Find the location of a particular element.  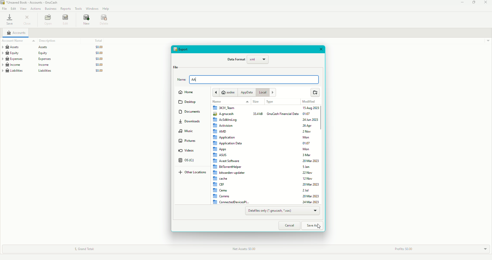

Data Format is located at coordinates (248, 61).